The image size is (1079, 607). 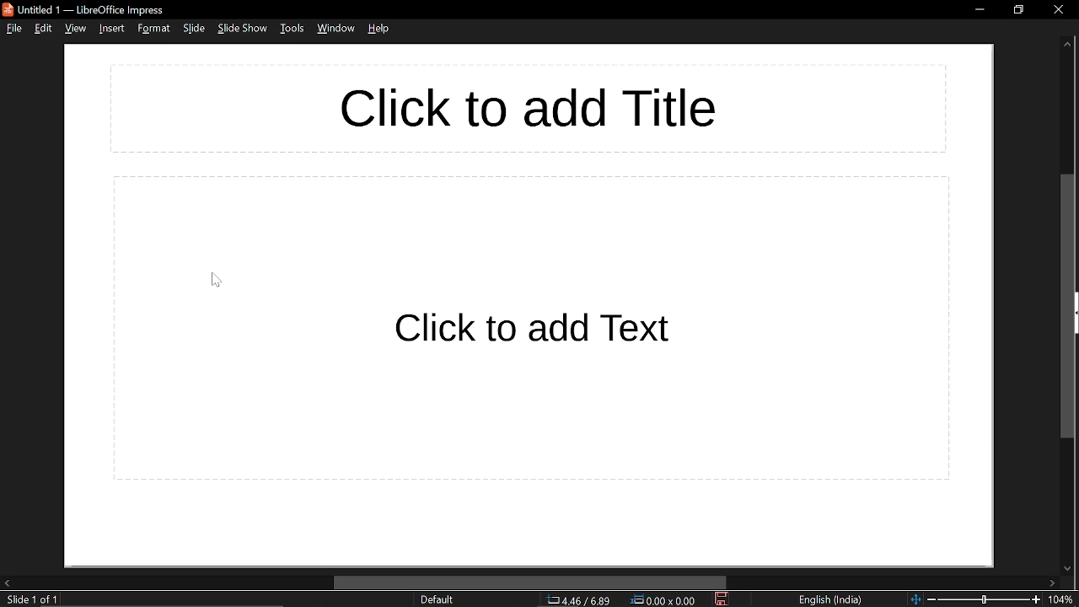 What do you see at coordinates (1055, 12) in the screenshot?
I see `close` at bounding box center [1055, 12].